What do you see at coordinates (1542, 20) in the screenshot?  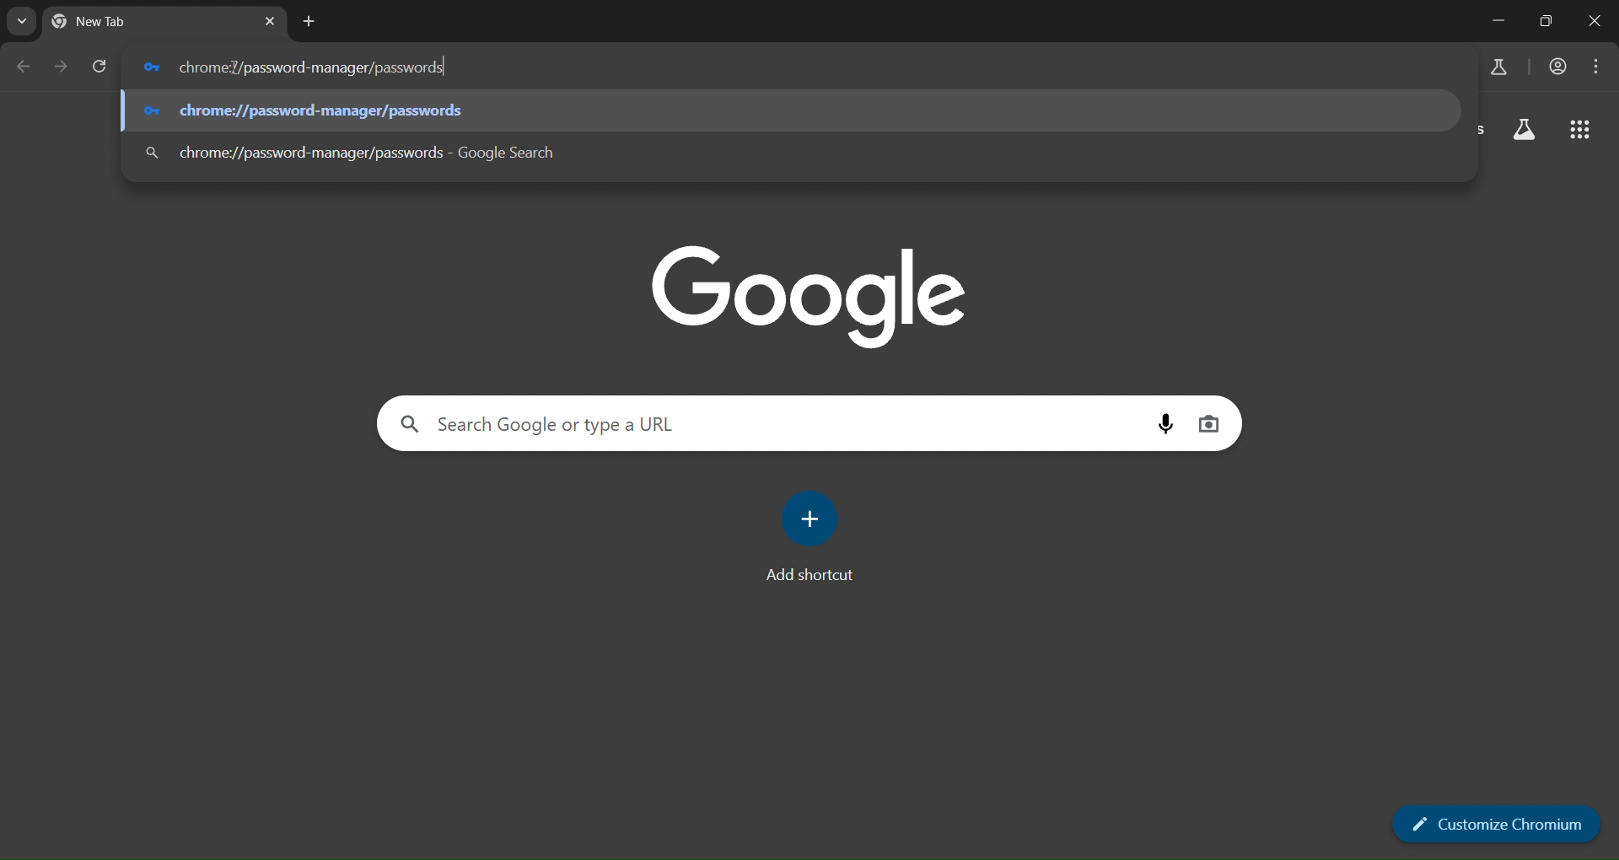 I see `restore down` at bounding box center [1542, 20].